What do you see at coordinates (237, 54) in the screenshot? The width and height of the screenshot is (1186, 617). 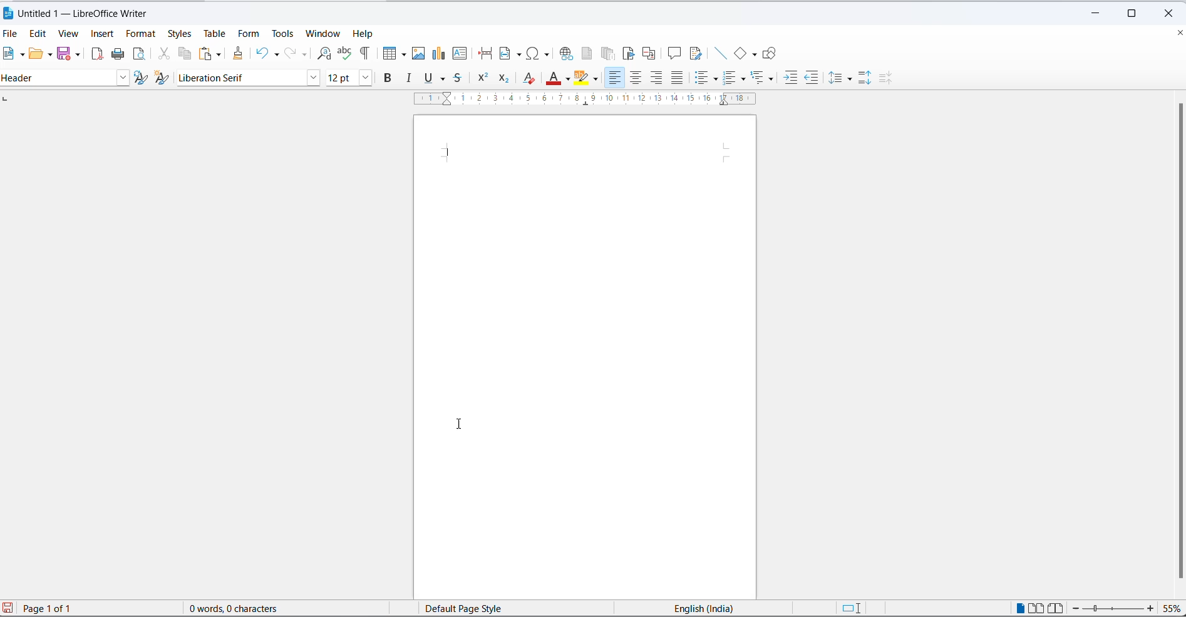 I see `clone formatting` at bounding box center [237, 54].